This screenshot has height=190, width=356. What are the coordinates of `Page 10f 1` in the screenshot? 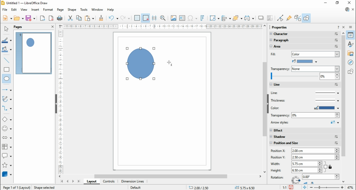 It's located at (11, 187).